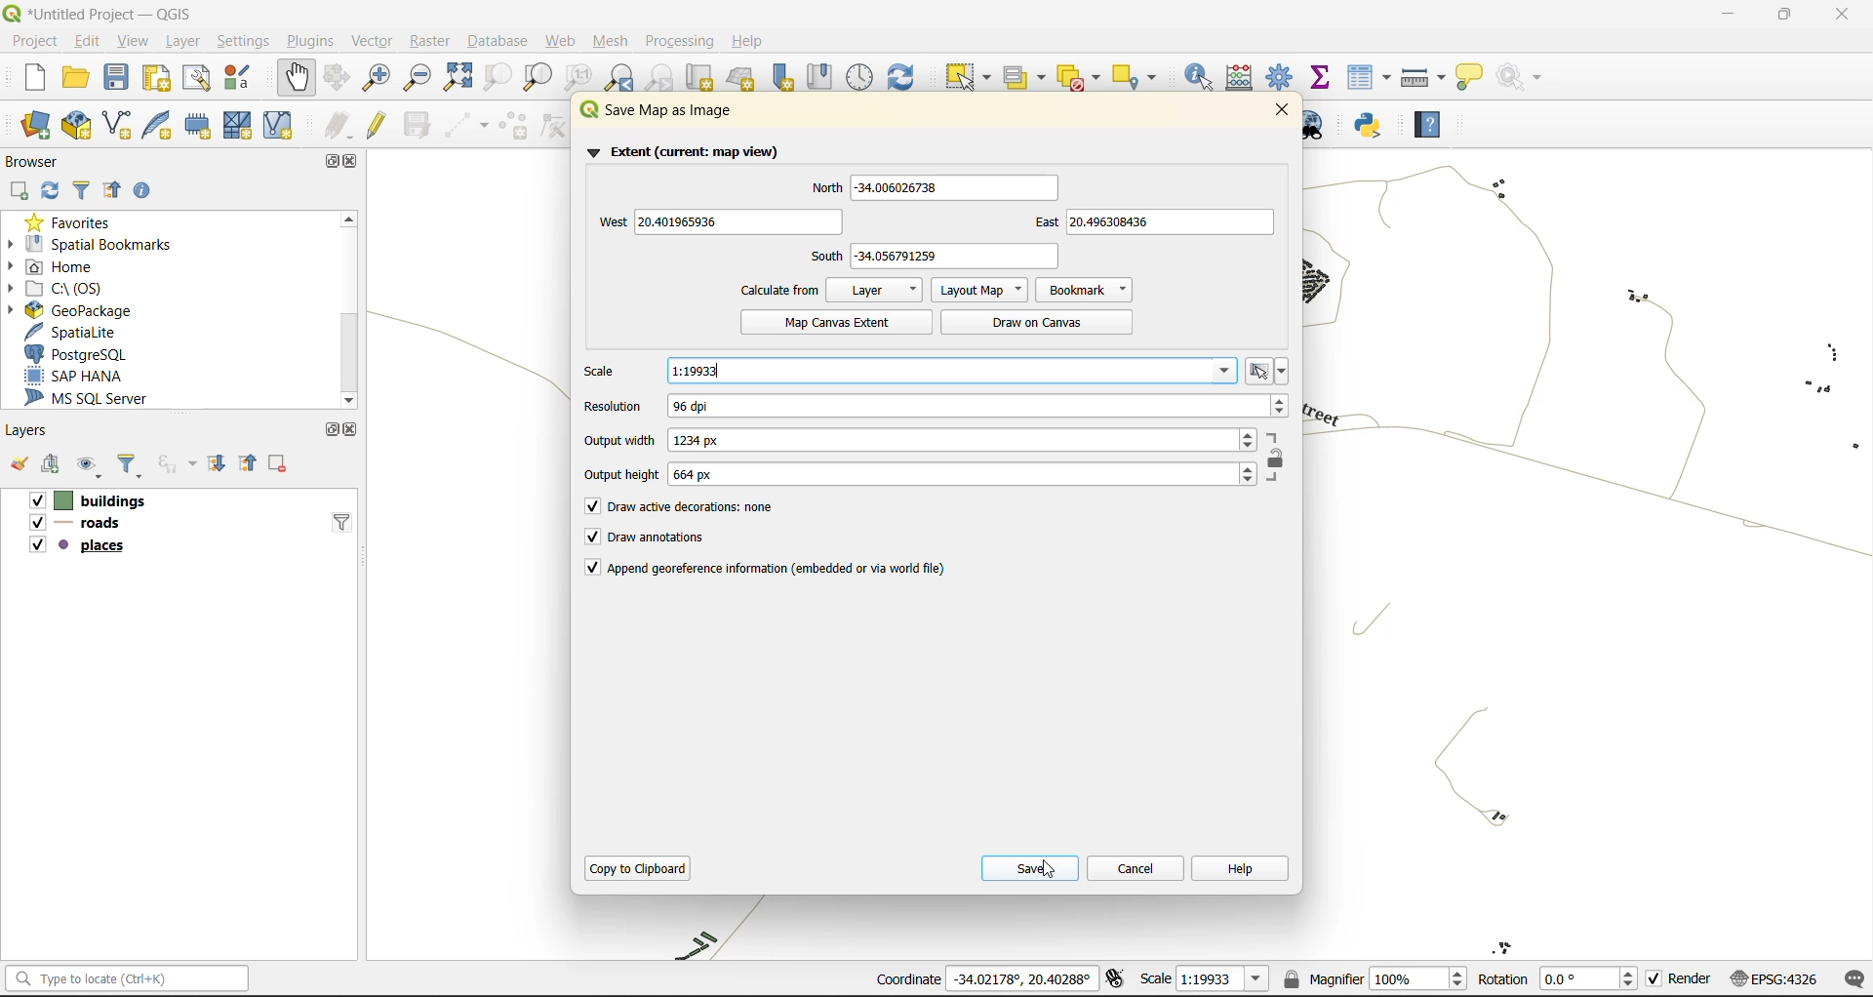 This screenshot has width=1873, height=997. Describe the element at coordinates (750, 41) in the screenshot. I see `help` at that location.